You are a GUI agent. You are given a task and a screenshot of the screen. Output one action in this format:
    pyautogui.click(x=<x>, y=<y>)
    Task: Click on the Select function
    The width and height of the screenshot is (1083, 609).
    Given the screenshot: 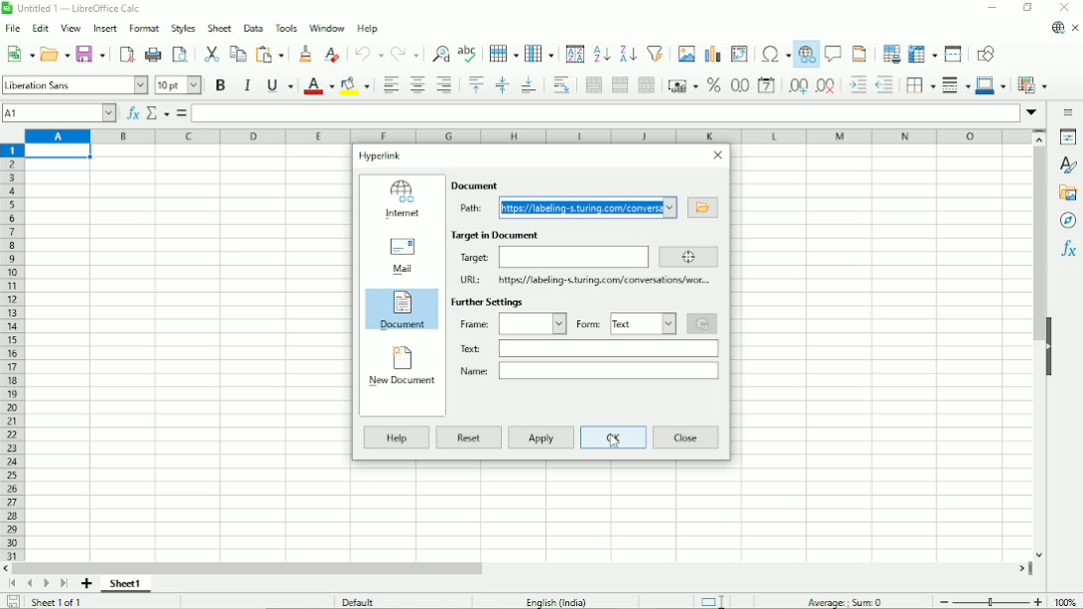 What is the action you would take?
    pyautogui.click(x=158, y=113)
    